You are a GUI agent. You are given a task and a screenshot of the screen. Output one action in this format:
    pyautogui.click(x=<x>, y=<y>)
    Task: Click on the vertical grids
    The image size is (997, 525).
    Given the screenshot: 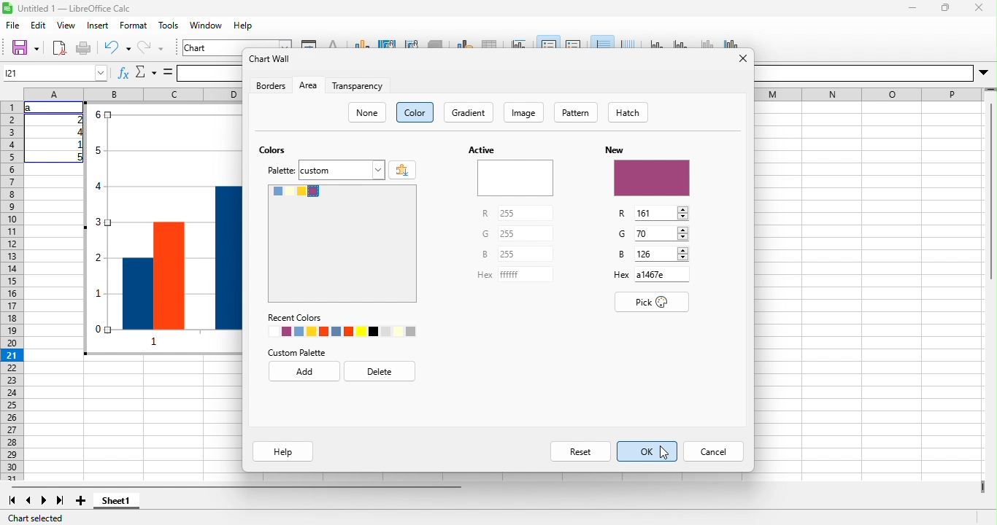 What is the action you would take?
    pyautogui.click(x=628, y=42)
    